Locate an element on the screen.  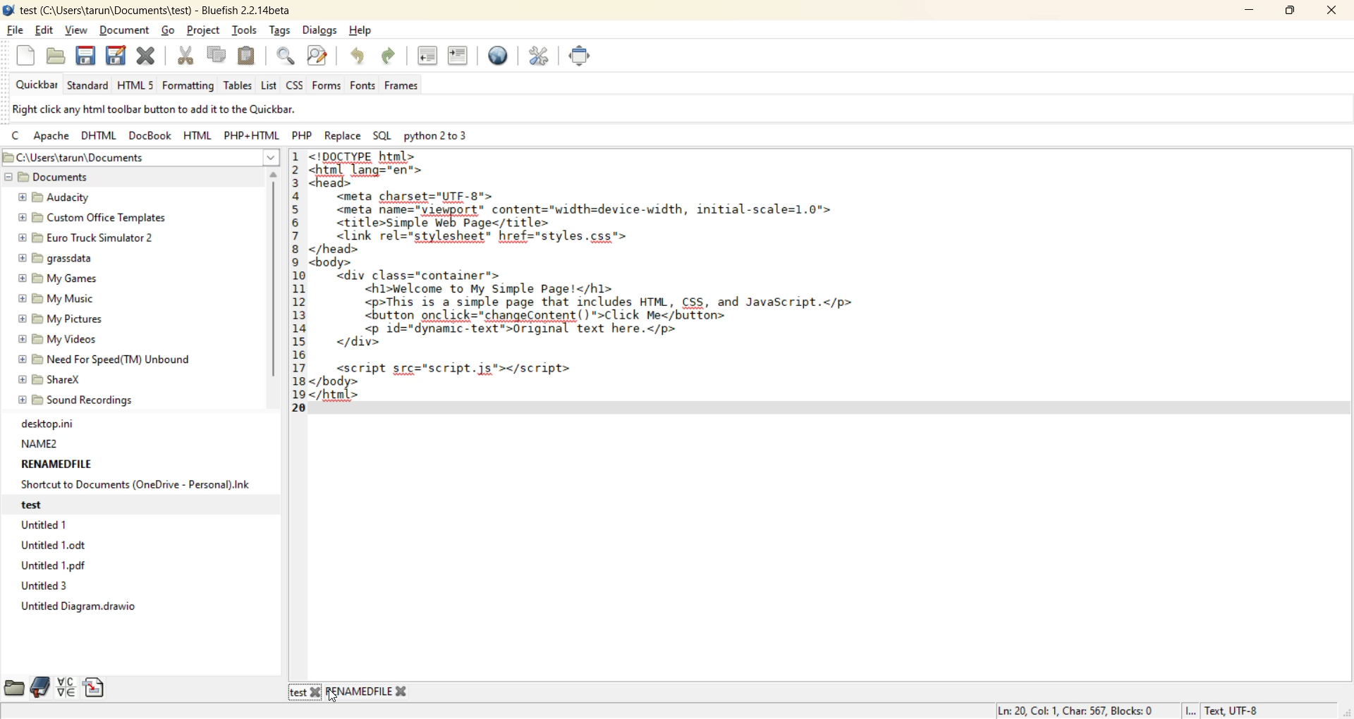
save as is located at coordinates (118, 57).